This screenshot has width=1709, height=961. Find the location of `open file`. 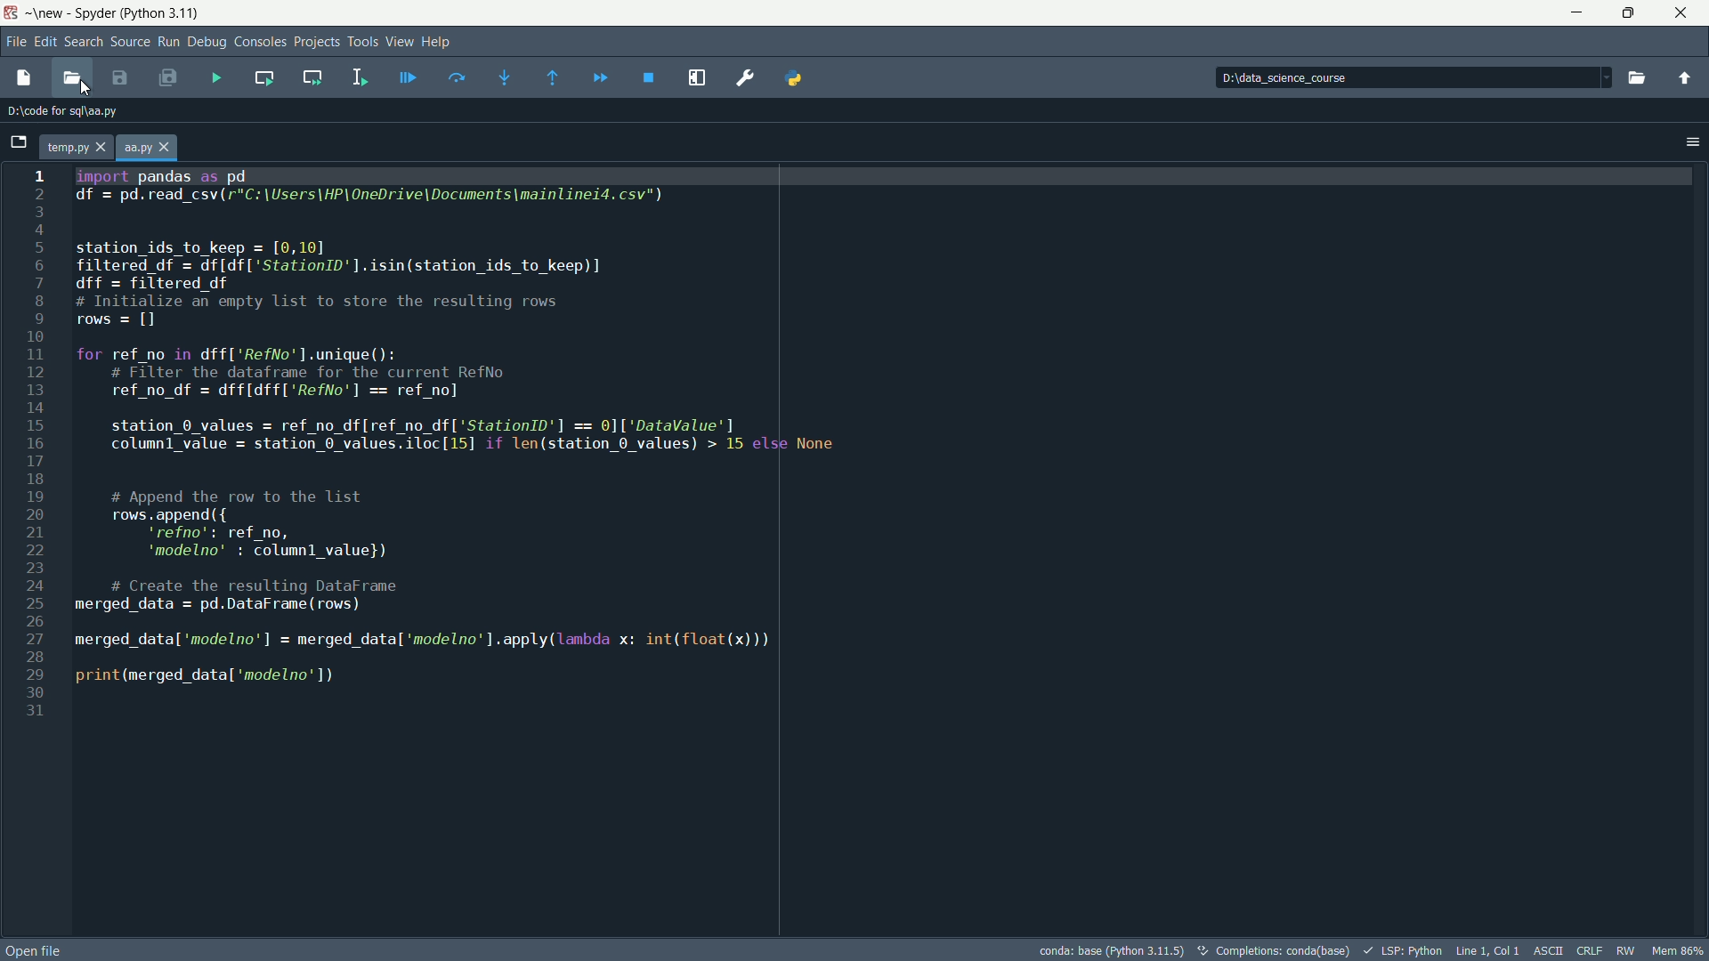

open file is located at coordinates (72, 80).